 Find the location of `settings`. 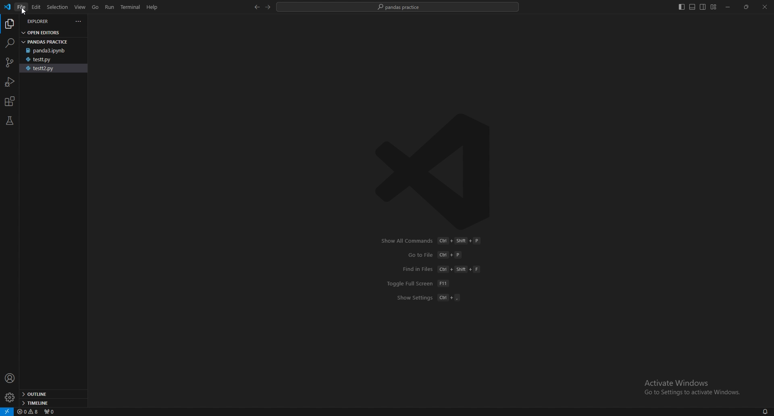

settings is located at coordinates (10, 397).